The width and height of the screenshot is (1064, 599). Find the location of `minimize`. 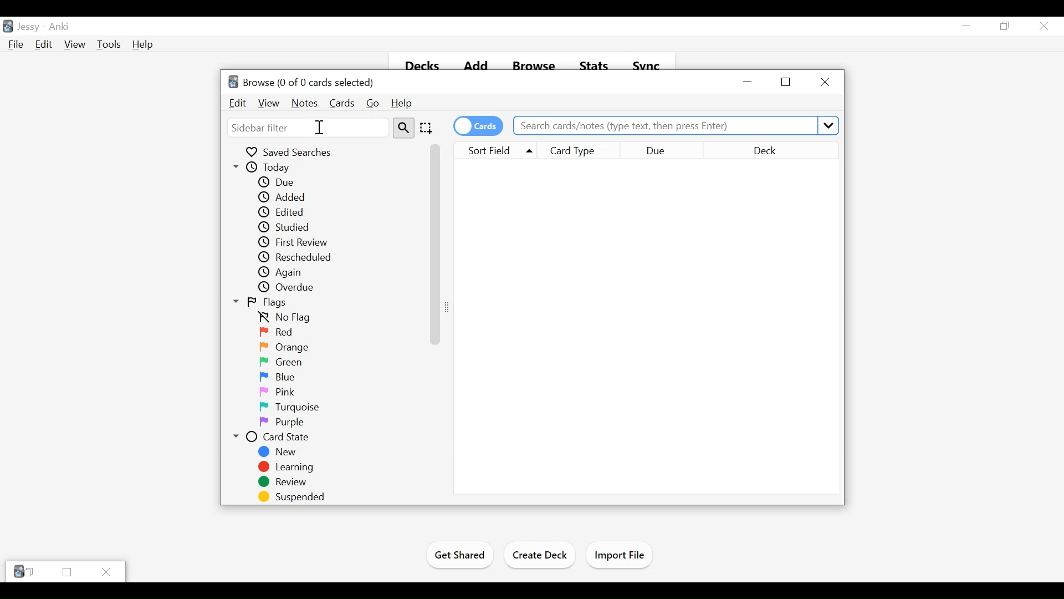

minimize is located at coordinates (966, 26).